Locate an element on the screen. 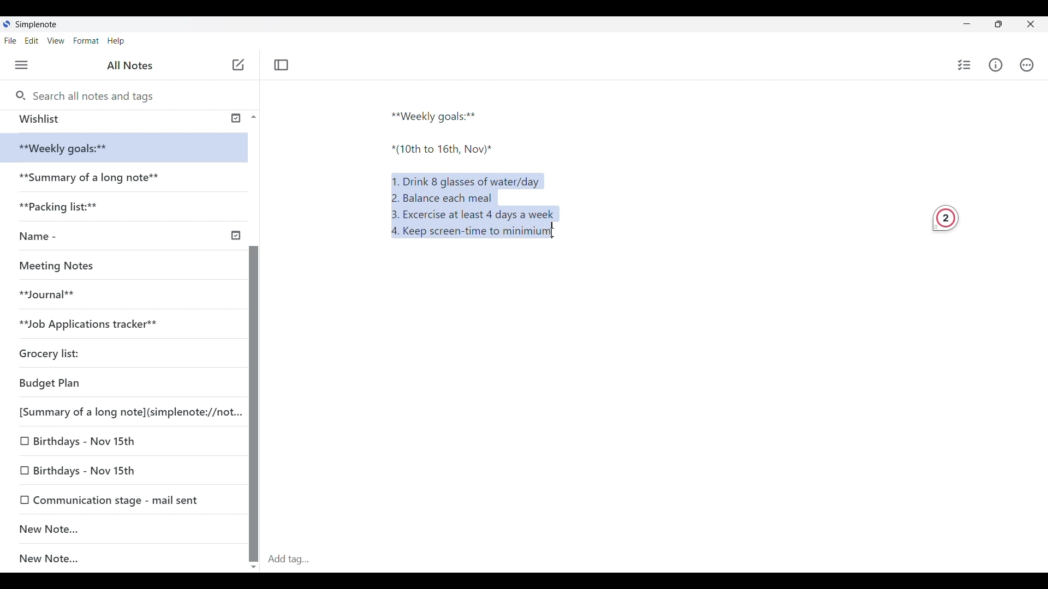 The height and width of the screenshot is (589, 1048). [Summary of a long note](simplenote://not. is located at coordinates (123, 411).